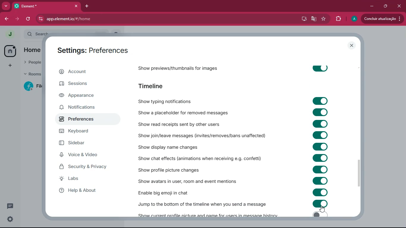 This screenshot has height=228, width=406. What do you see at coordinates (75, 6) in the screenshot?
I see `close` at bounding box center [75, 6].